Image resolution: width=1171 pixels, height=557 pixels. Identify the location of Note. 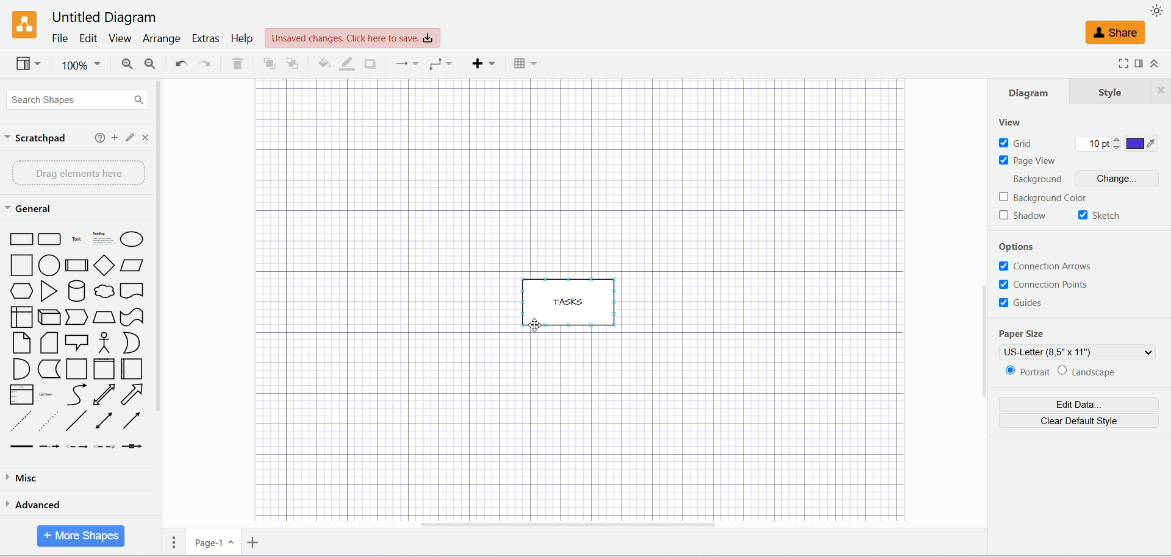
(21, 343).